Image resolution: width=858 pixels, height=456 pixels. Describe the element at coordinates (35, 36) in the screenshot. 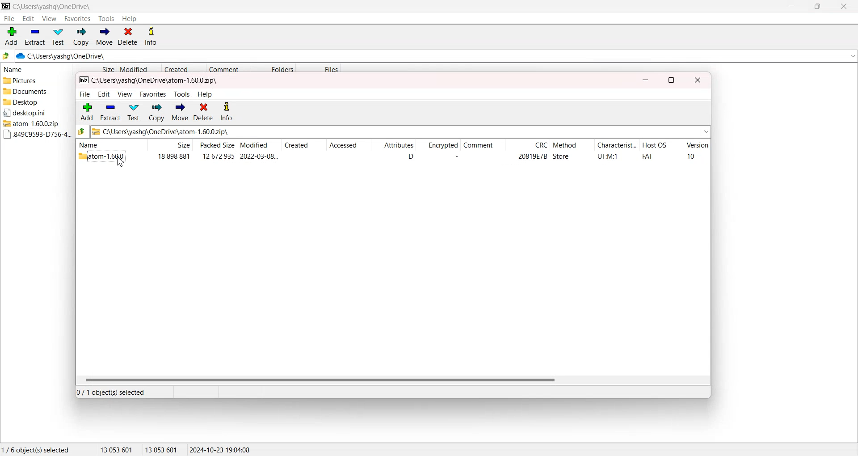

I see `Extract` at that location.